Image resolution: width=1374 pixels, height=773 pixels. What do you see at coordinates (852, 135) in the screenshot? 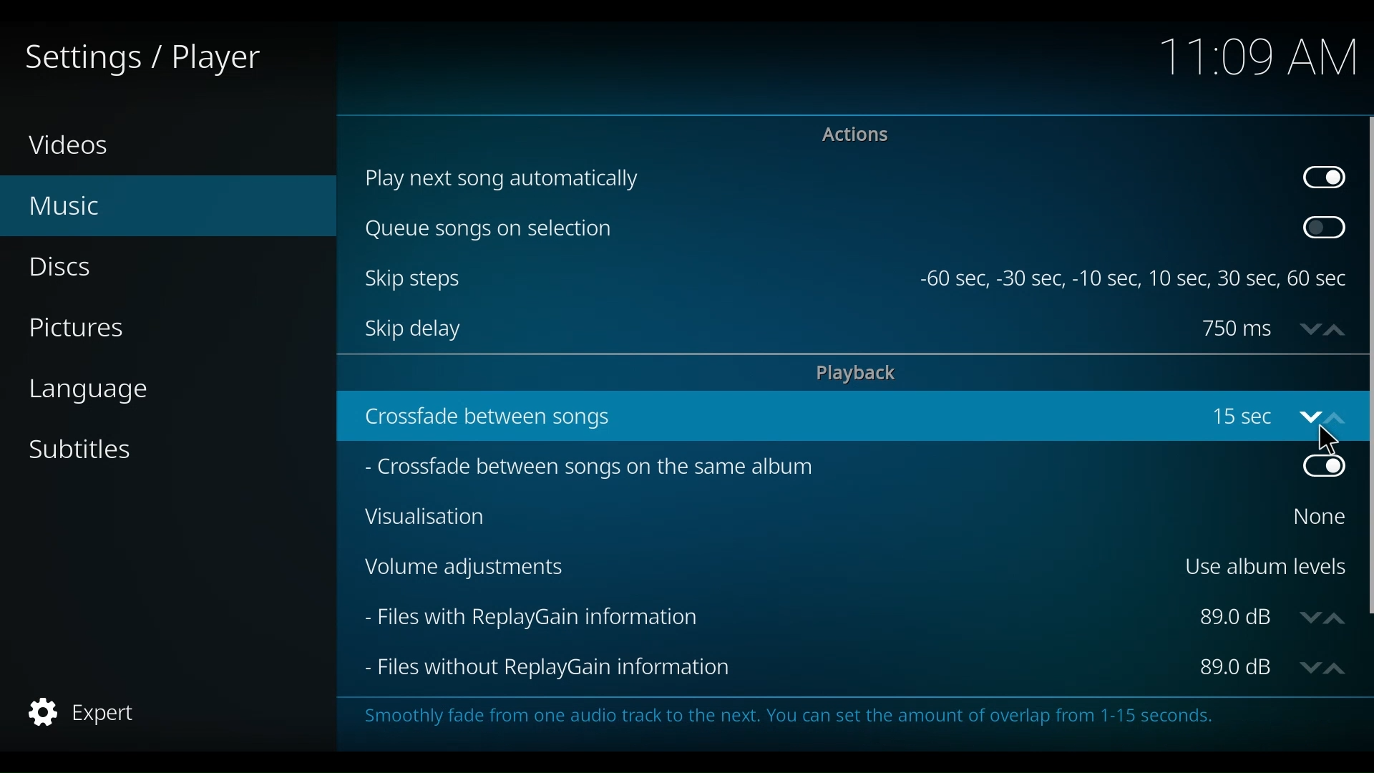
I see `Actions` at bounding box center [852, 135].